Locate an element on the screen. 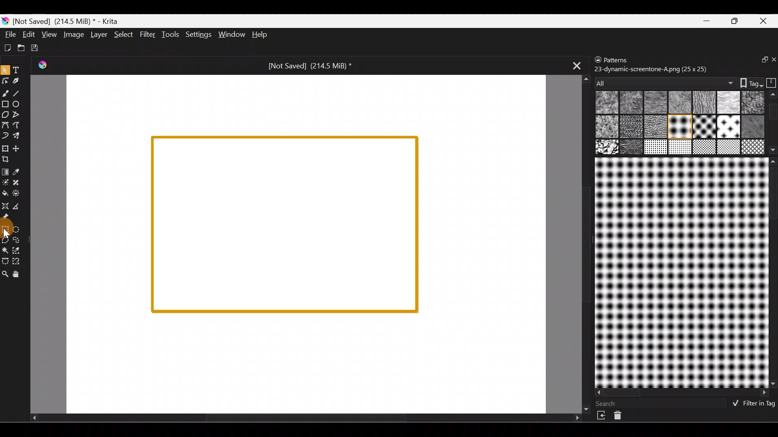 The height and width of the screenshot is (437, 778). Elliptical selection tool is located at coordinates (19, 229).